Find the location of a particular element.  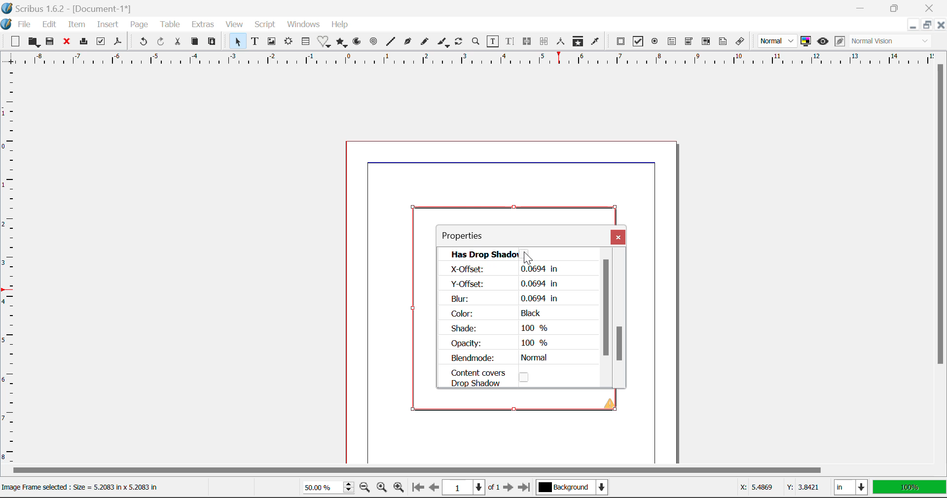

Redo is located at coordinates (162, 42).